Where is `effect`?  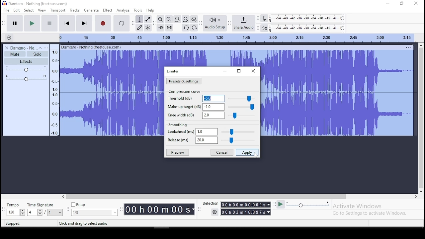 effect is located at coordinates (108, 10).